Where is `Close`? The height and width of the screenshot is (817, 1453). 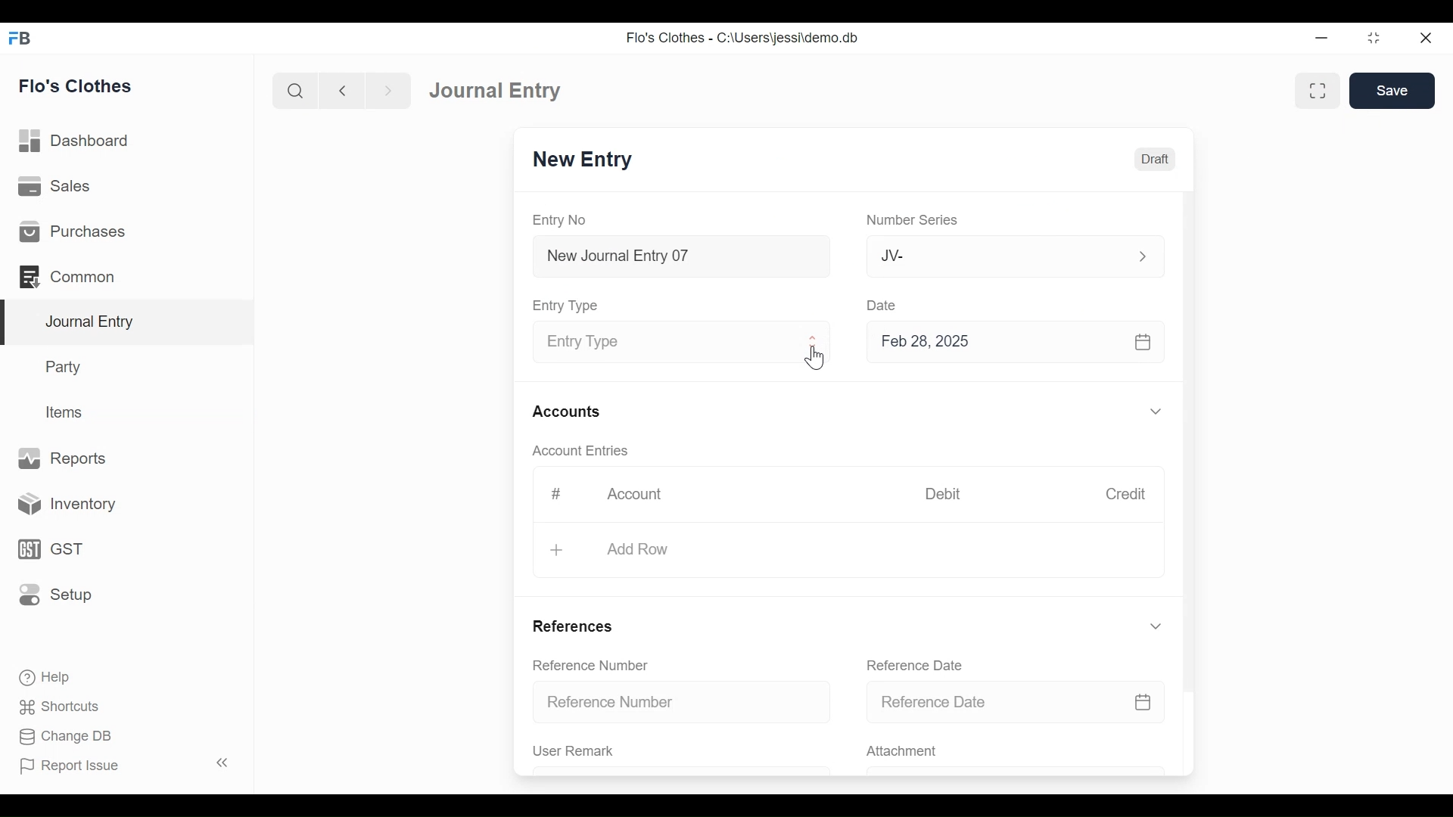 Close is located at coordinates (1427, 39).